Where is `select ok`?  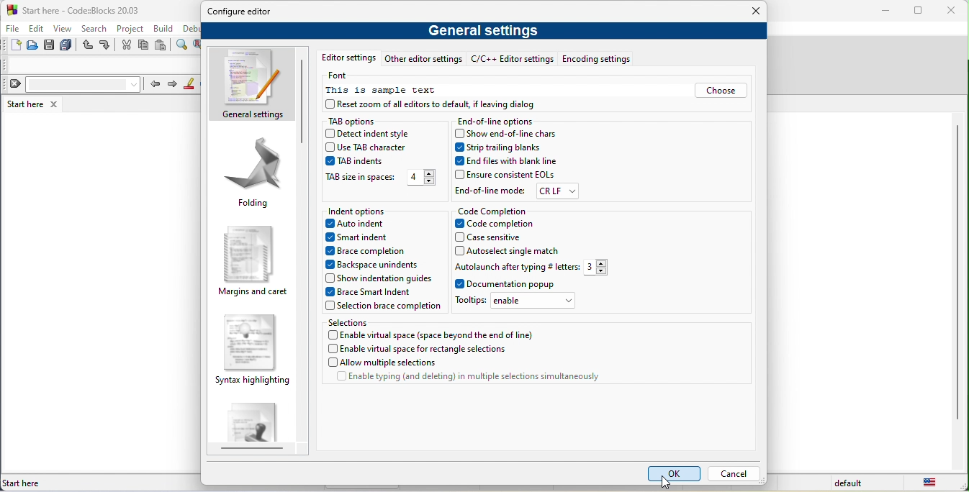
select ok is located at coordinates (671, 473).